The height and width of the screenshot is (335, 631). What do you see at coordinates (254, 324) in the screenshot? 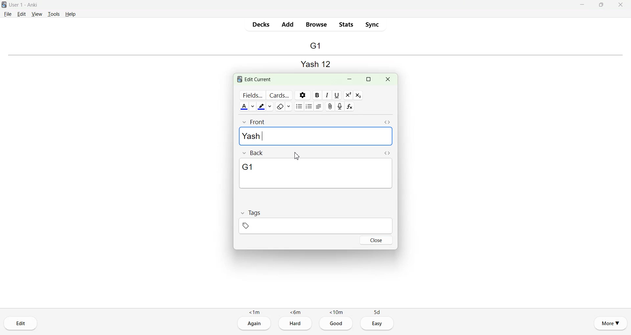
I see `Again` at bounding box center [254, 324].